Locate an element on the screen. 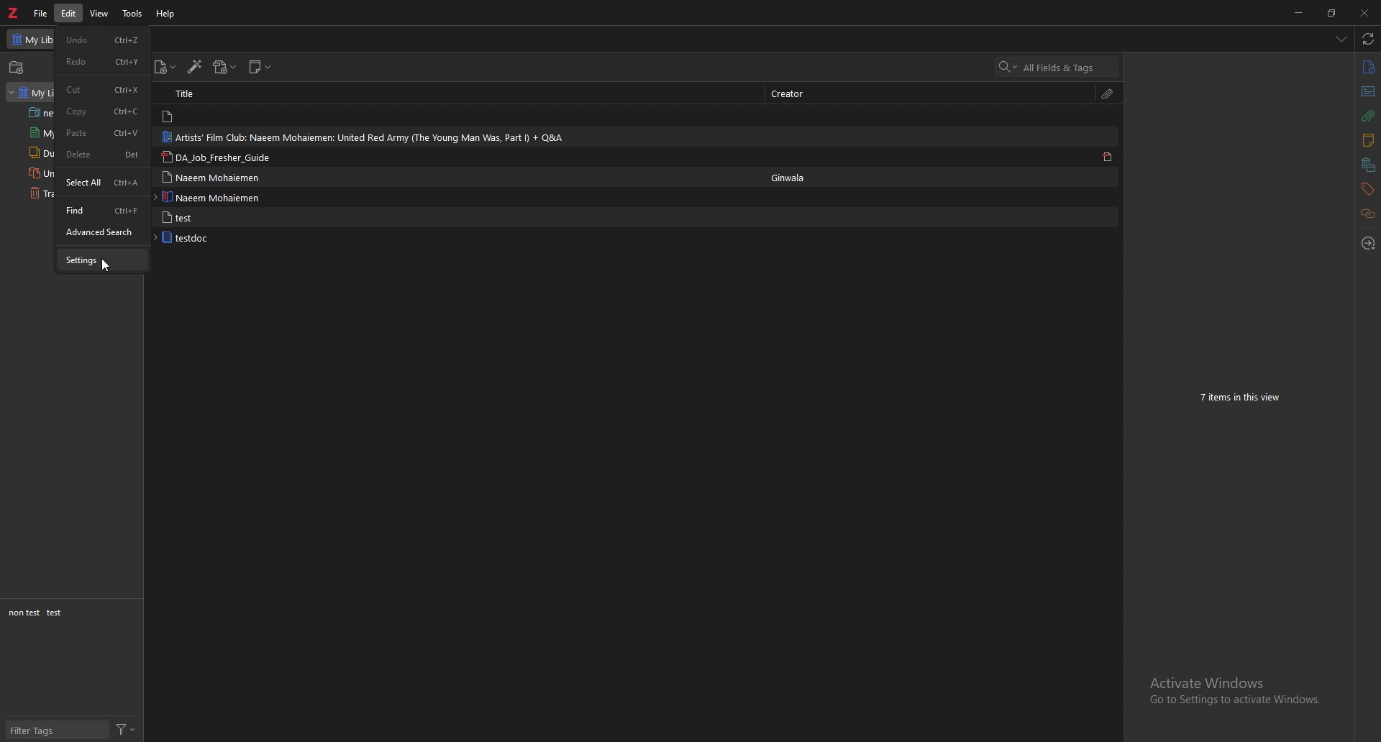 This screenshot has width=1381, height=742. close is located at coordinates (1364, 13).